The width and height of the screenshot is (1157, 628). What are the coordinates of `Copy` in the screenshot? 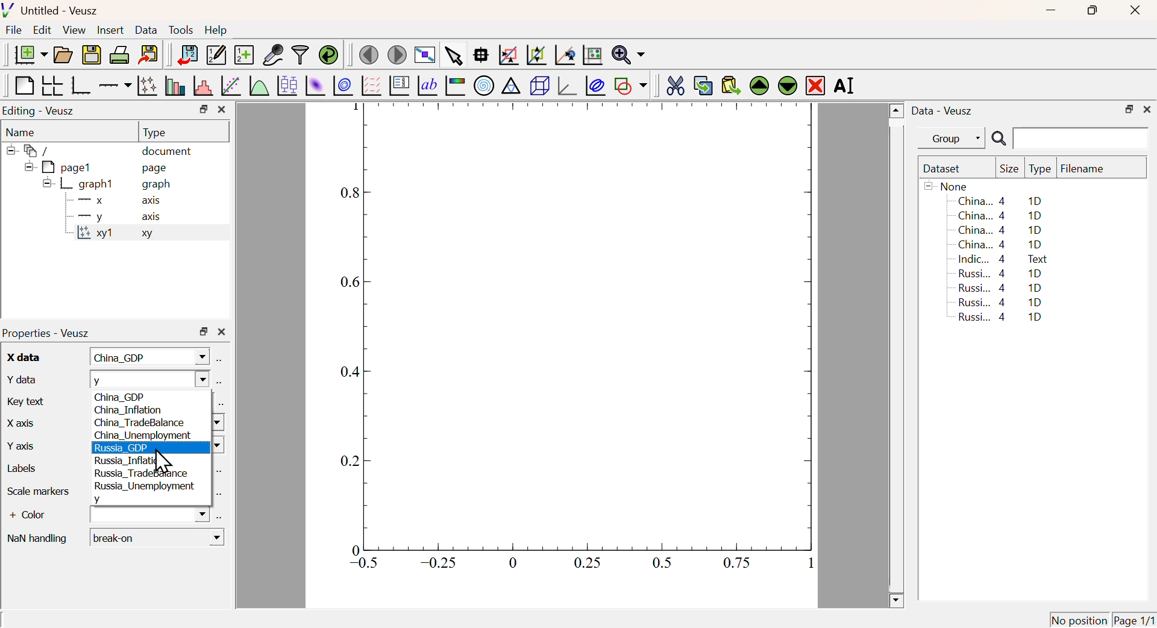 It's located at (703, 86).